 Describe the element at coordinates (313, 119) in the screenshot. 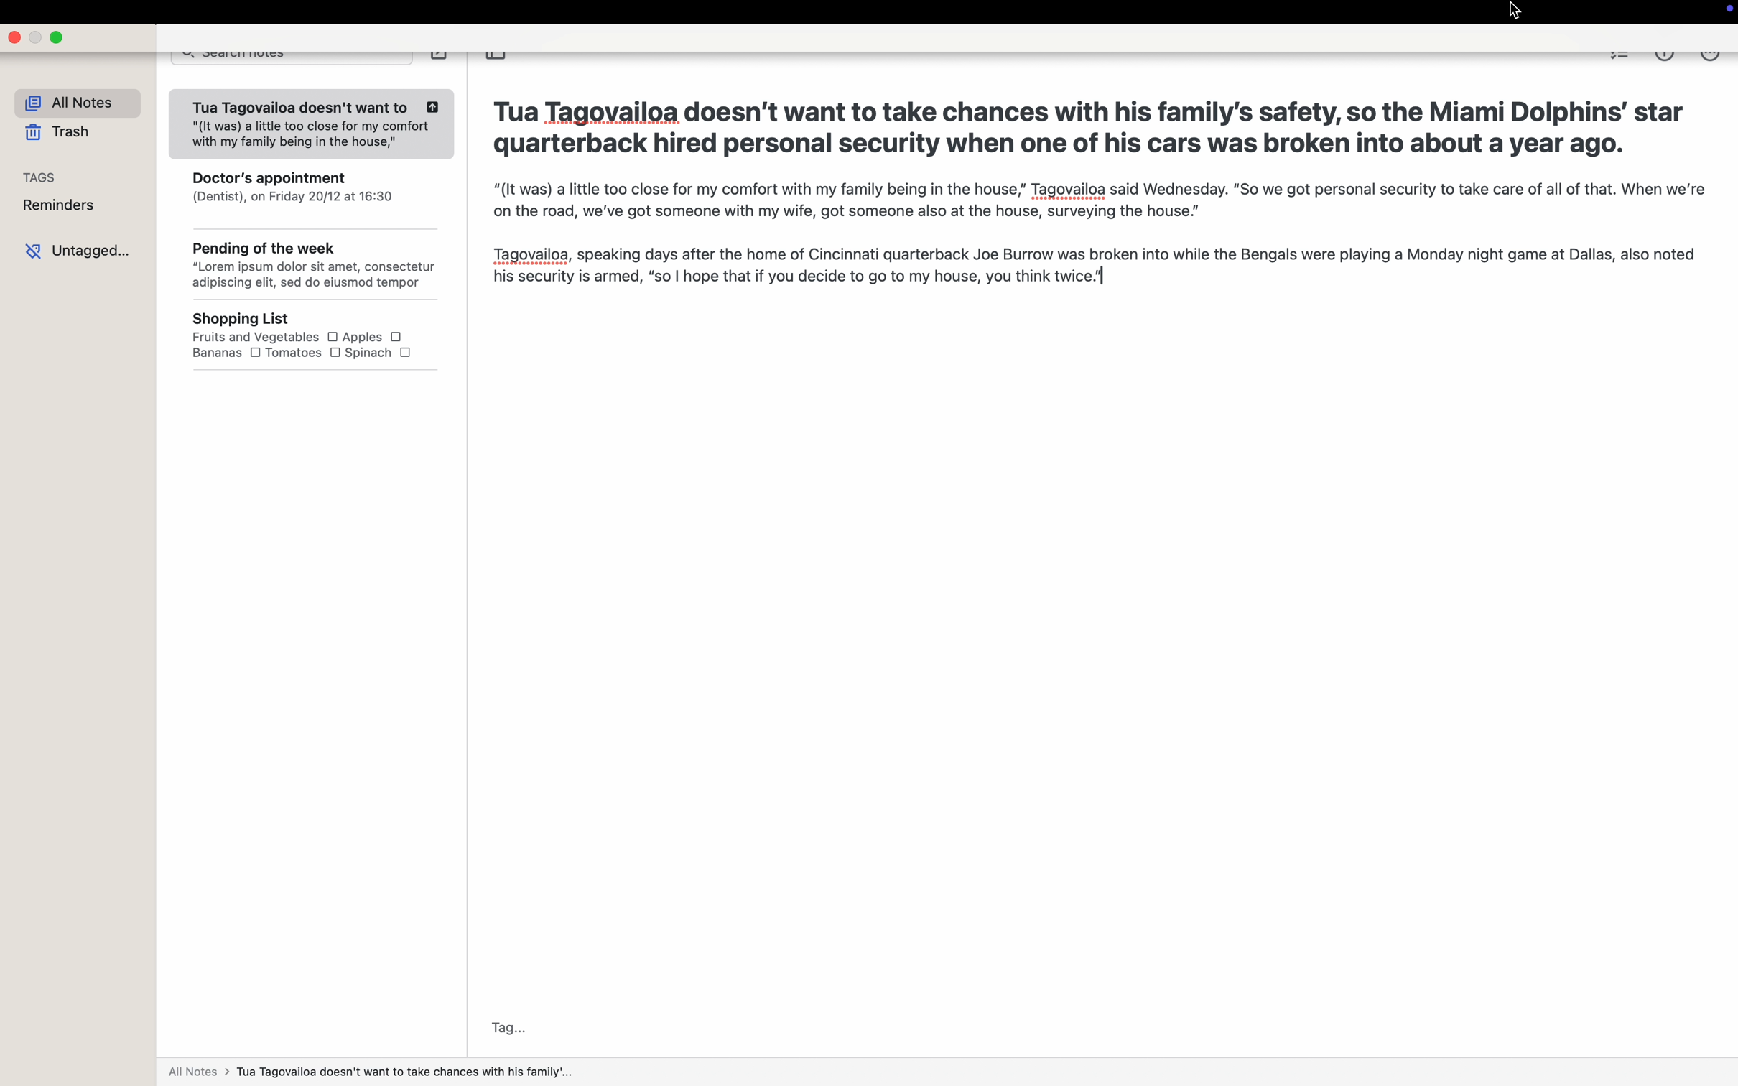

I see `Tua Tagovailoa doesn't want to
"(It was) a little too close for my comfort
with my family being in the house,"` at that location.